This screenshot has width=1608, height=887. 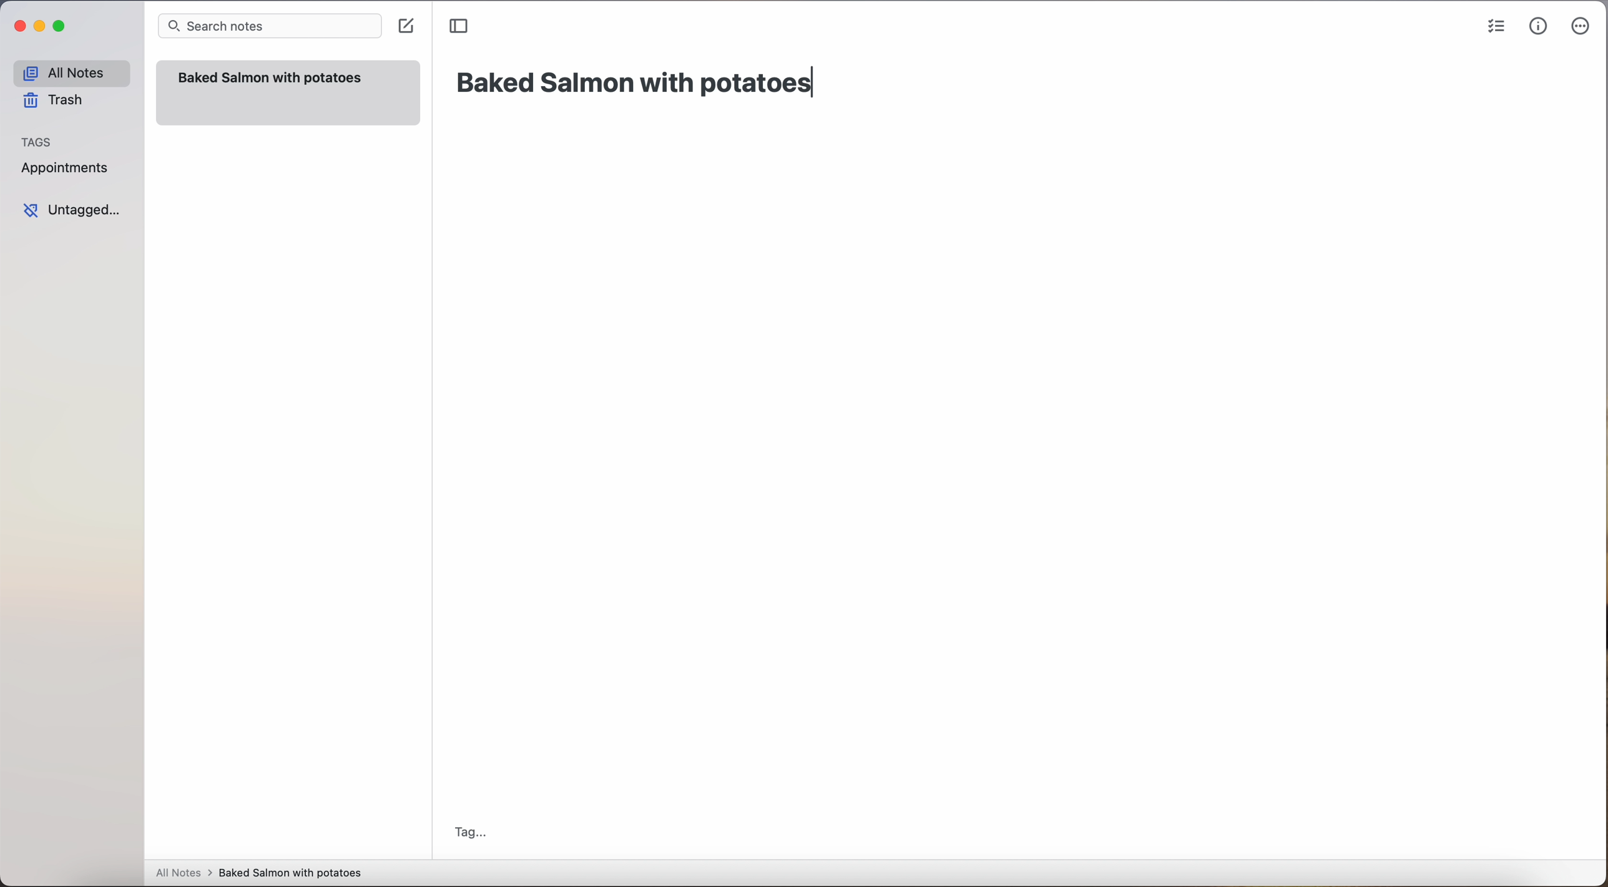 I want to click on title, so click(x=637, y=82).